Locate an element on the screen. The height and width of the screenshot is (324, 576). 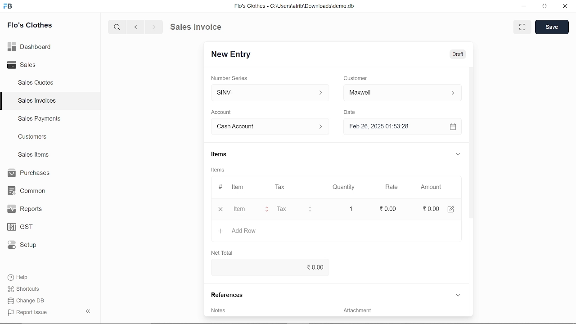
Help is located at coordinates (24, 277).